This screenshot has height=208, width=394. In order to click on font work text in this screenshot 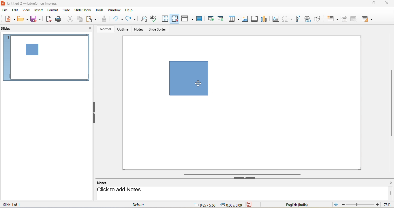, I will do `click(299, 18)`.